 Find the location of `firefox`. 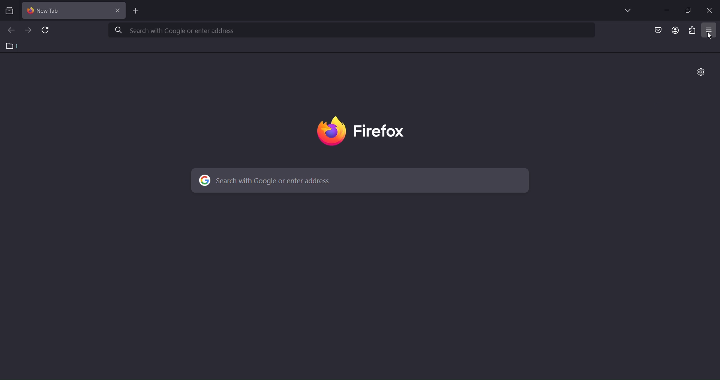

firefox is located at coordinates (358, 130).